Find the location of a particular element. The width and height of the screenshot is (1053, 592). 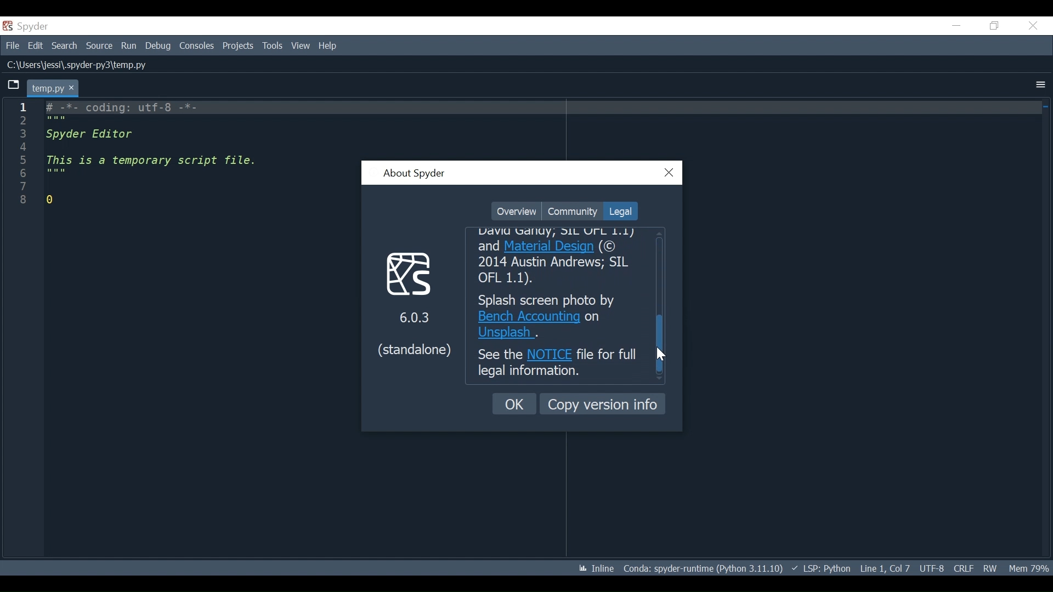

File is located at coordinates (11, 44).